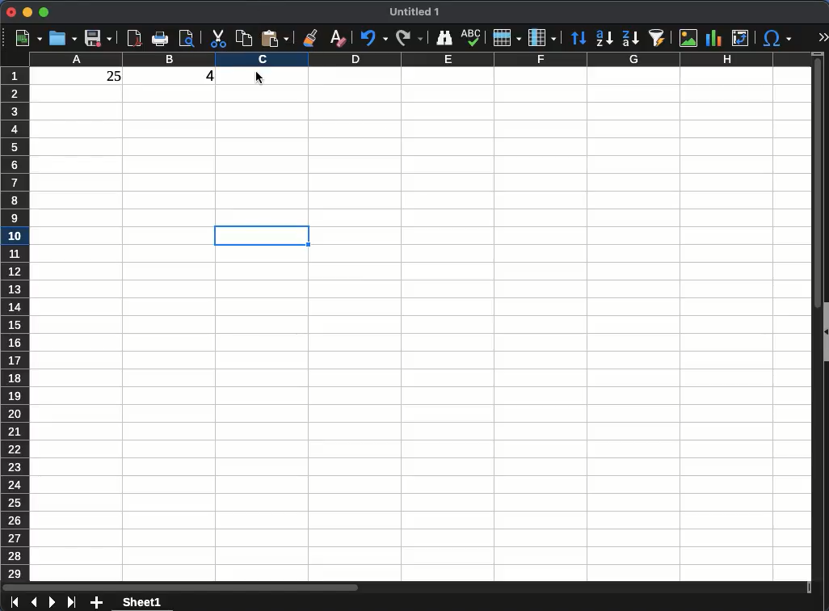 This screenshot has width=829, height=611. I want to click on redo, so click(410, 39).